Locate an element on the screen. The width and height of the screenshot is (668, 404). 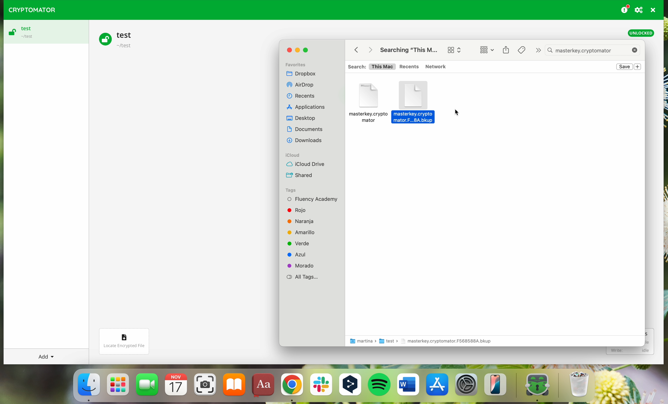
FaceTime is located at coordinates (148, 386).